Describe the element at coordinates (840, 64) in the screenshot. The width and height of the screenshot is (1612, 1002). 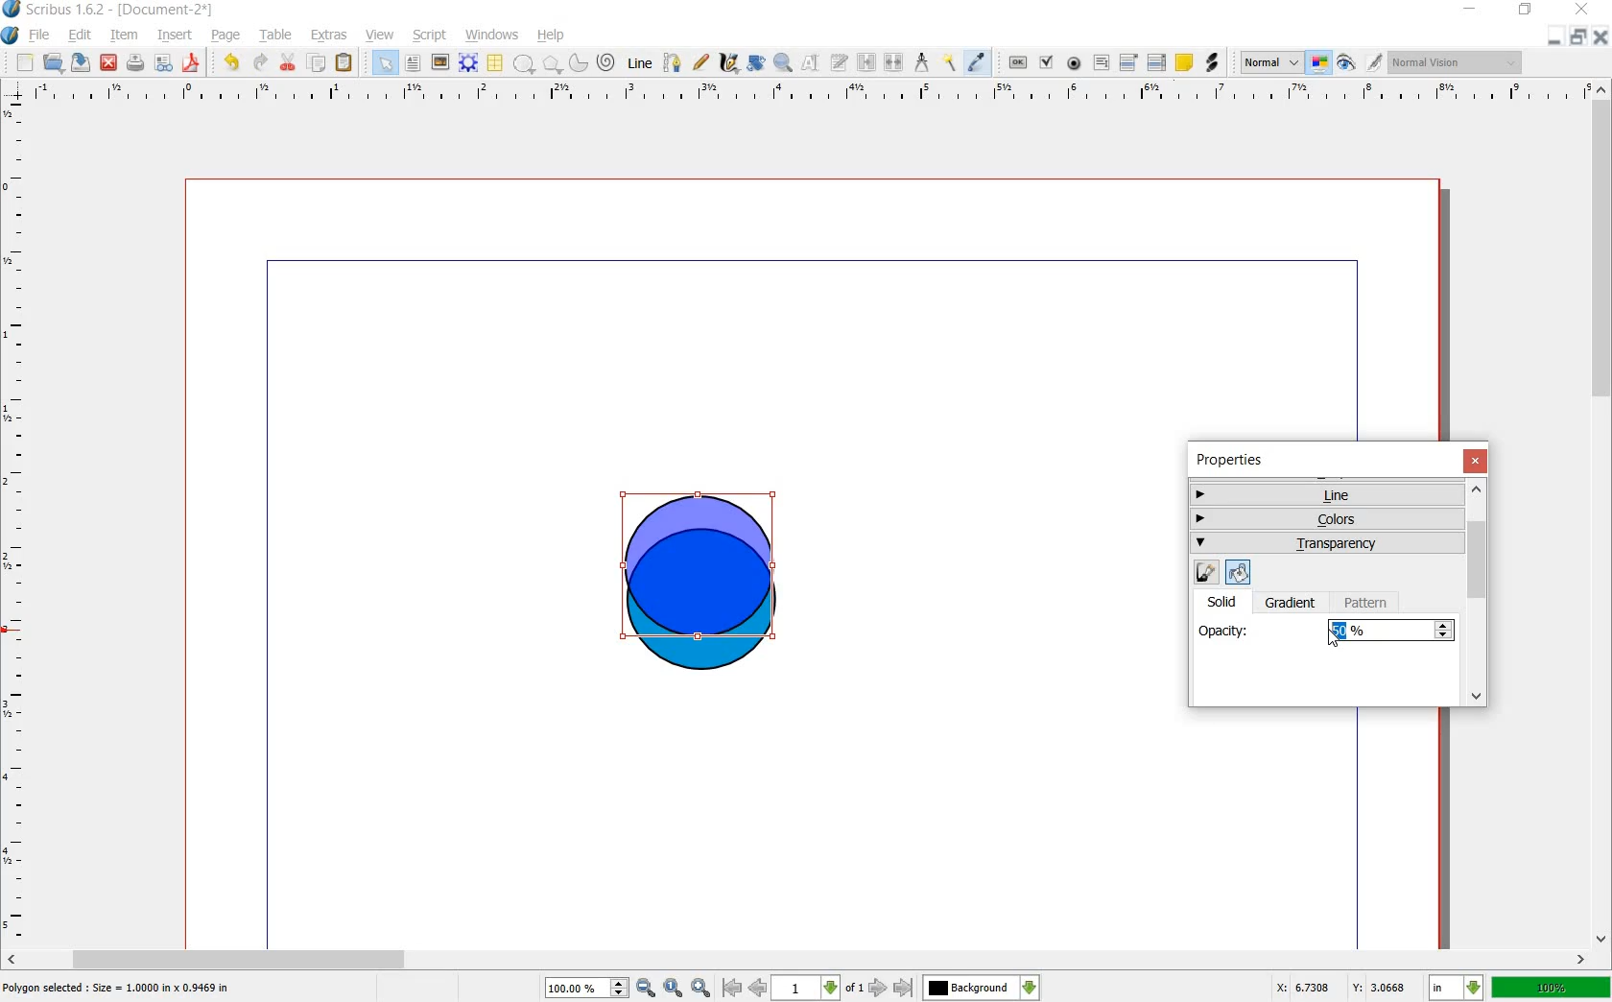
I see `edit text with story editor` at that location.